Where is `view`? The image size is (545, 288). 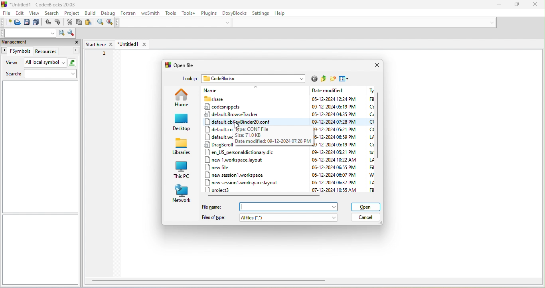 view is located at coordinates (12, 63).